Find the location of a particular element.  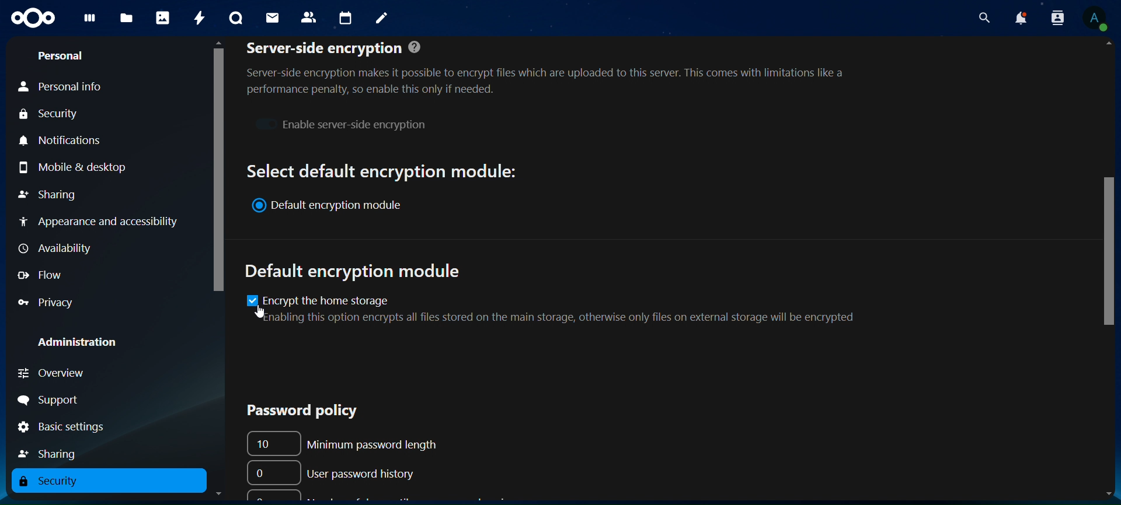

activity is located at coordinates (199, 17).